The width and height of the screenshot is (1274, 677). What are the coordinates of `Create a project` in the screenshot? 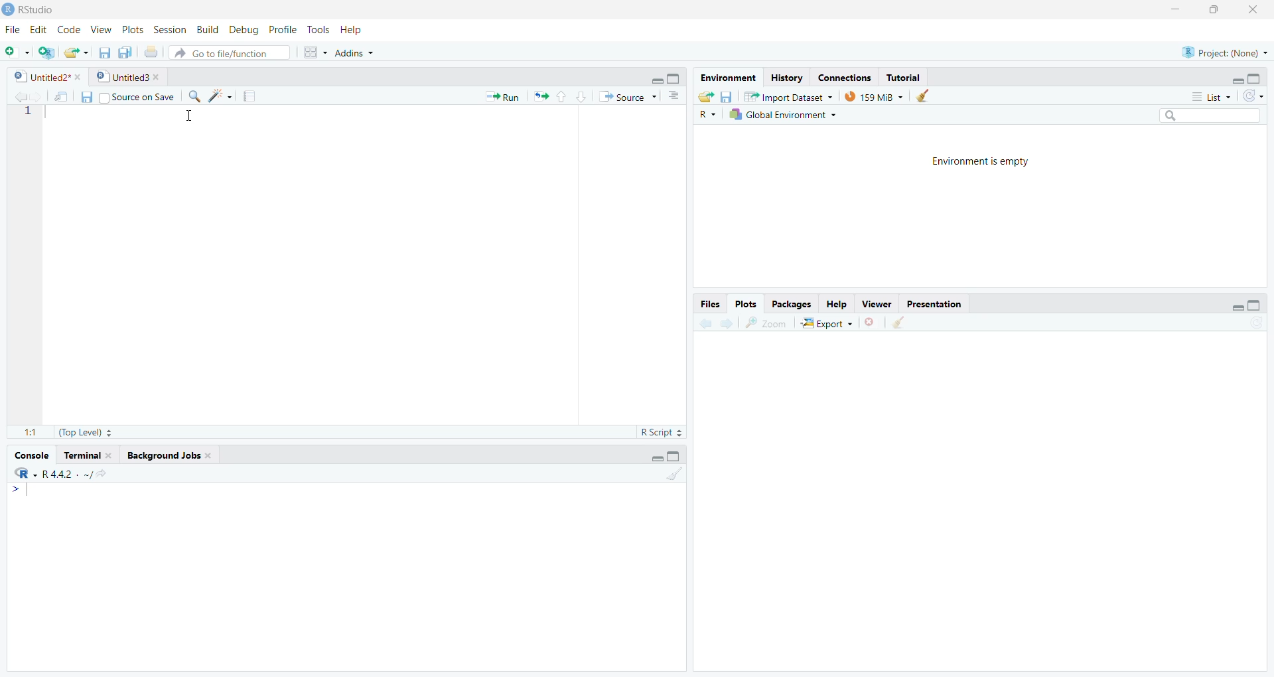 It's located at (46, 52).